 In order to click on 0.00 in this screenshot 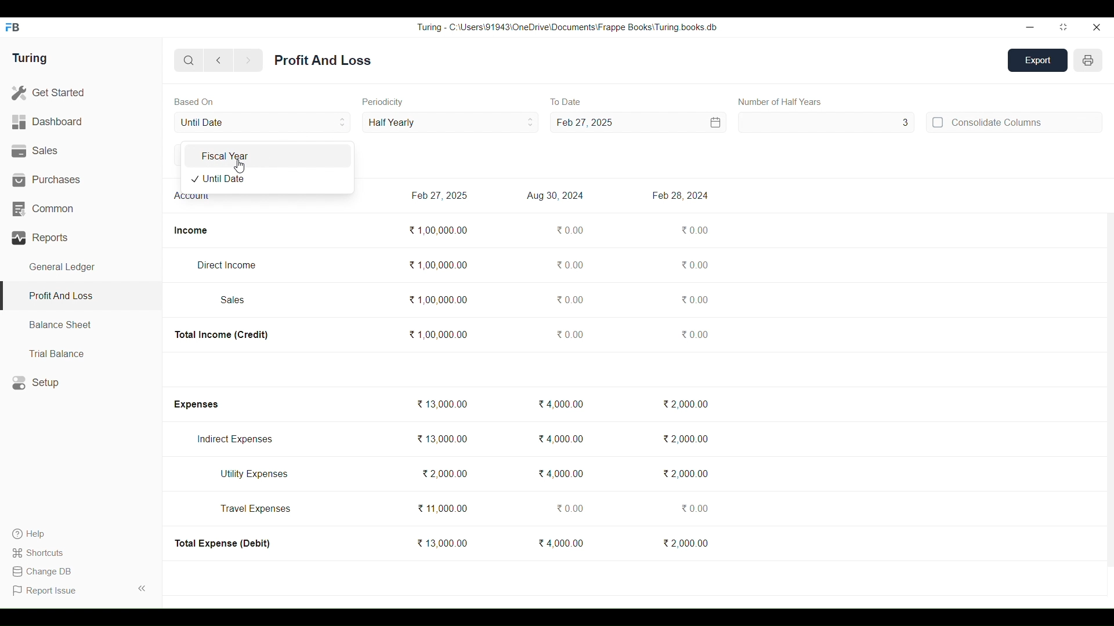, I will do `click(569, 299)`.